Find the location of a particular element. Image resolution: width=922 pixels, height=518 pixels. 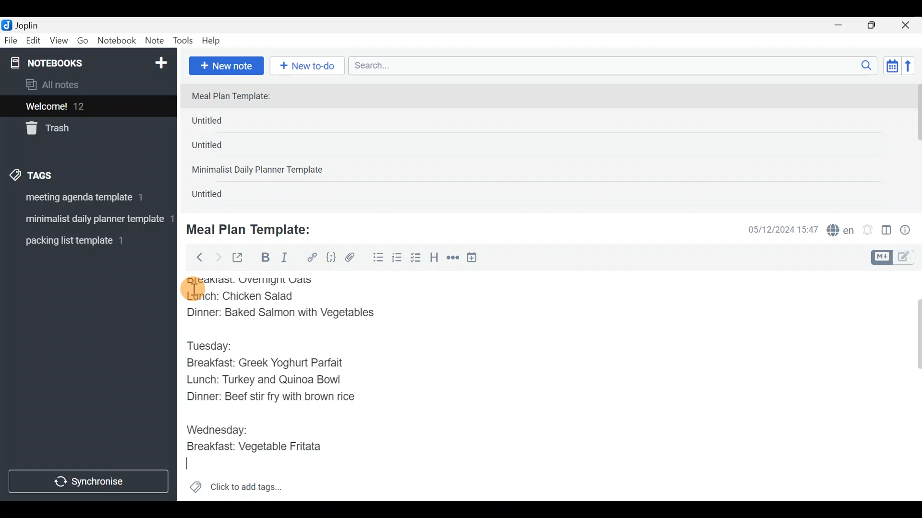

cursor is located at coordinates (192, 288).